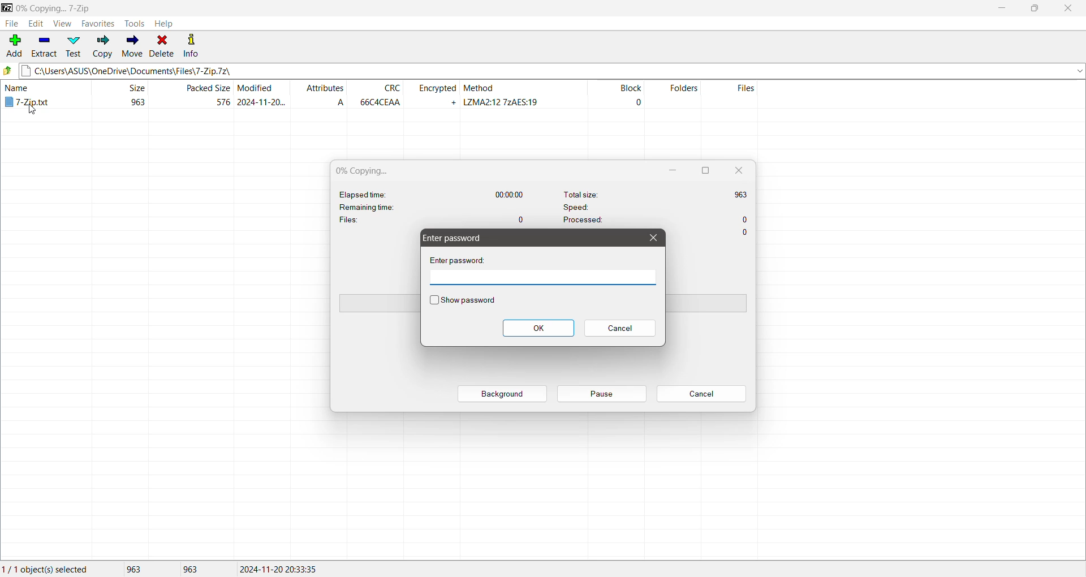  Describe the element at coordinates (615, 96) in the screenshot. I see `Block` at that location.